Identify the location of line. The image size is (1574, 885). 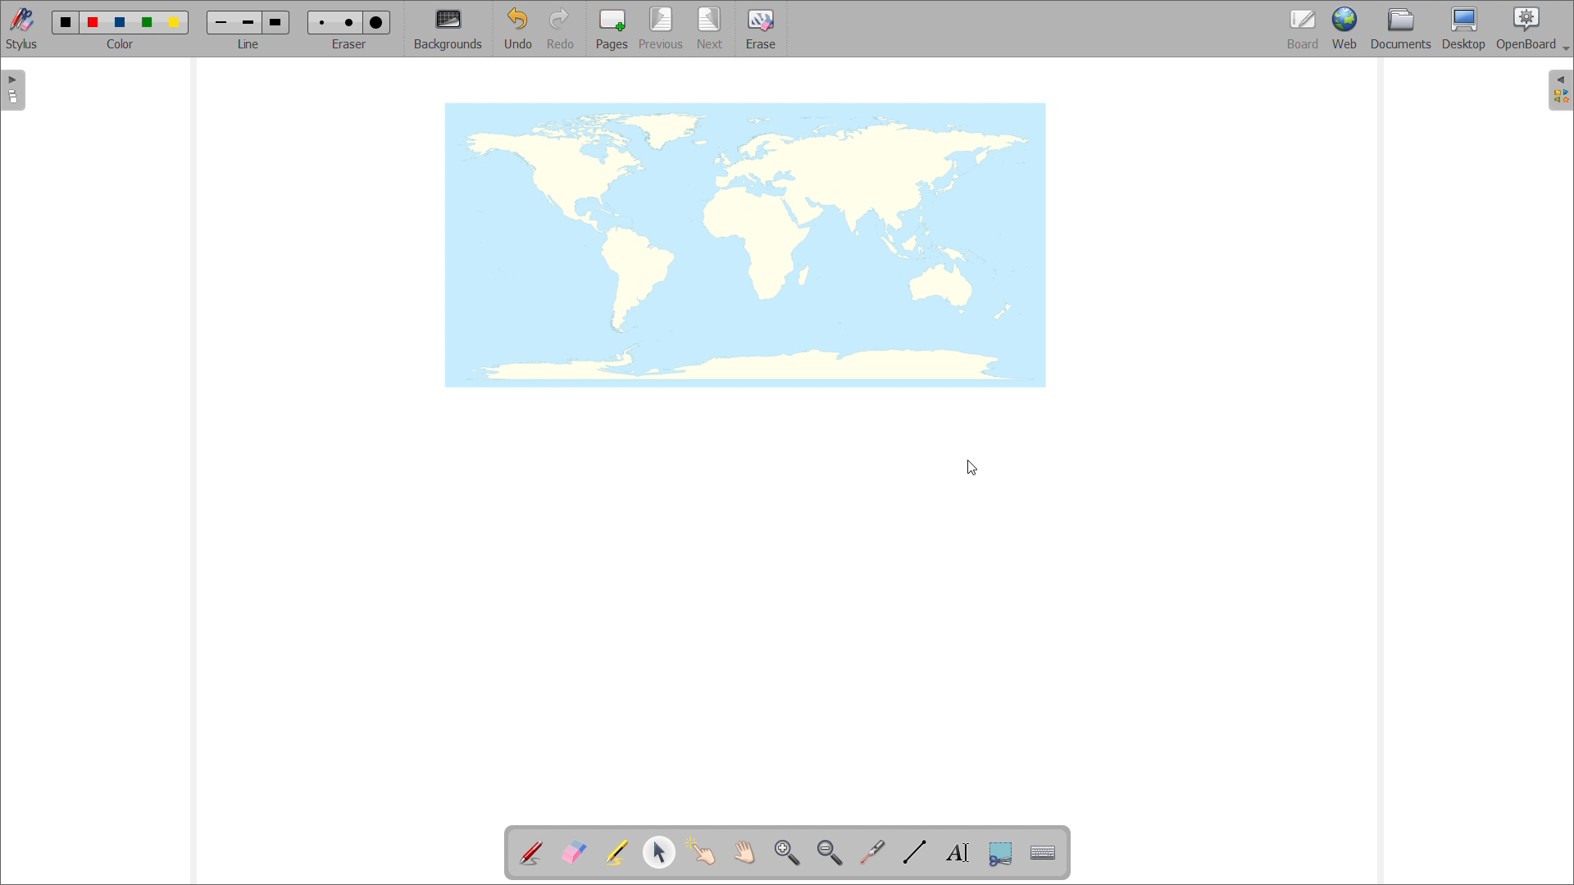
(248, 45).